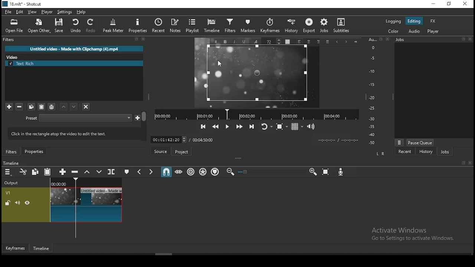 This screenshot has height=267, width=475. What do you see at coordinates (87, 171) in the screenshot?
I see `lift` at bounding box center [87, 171].